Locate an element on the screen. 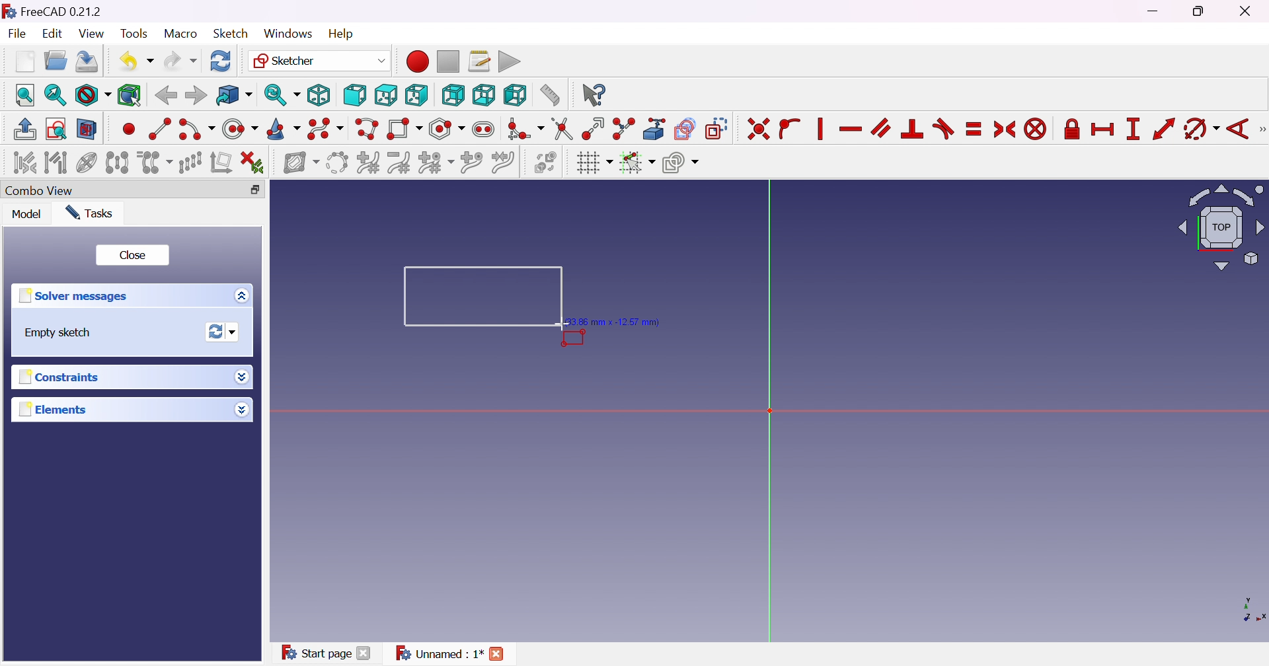  Close is located at coordinates (1248, 12).